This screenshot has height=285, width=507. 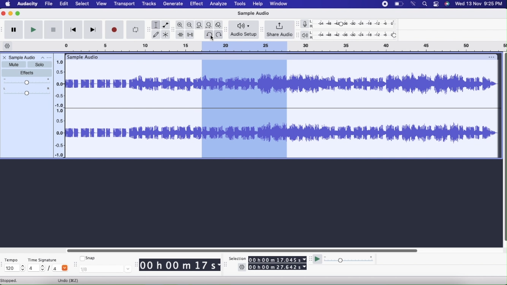 What do you see at coordinates (279, 30) in the screenshot?
I see `Share audio` at bounding box center [279, 30].